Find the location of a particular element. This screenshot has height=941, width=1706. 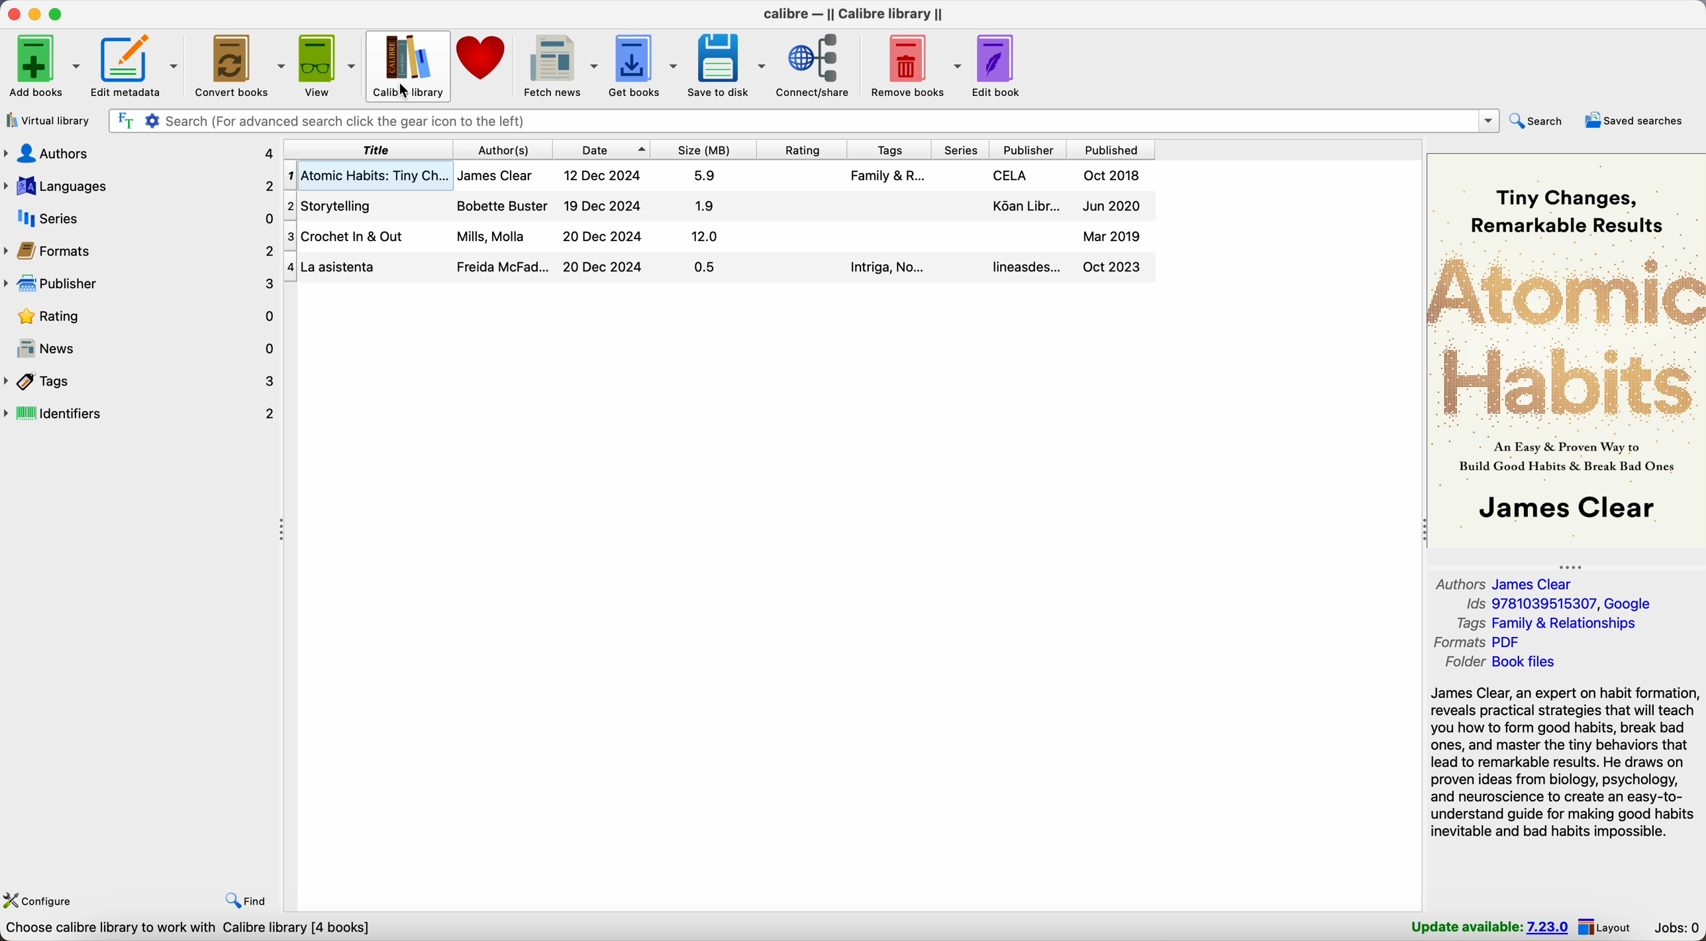

update available: 7.23.0 is located at coordinates (1487, 926).